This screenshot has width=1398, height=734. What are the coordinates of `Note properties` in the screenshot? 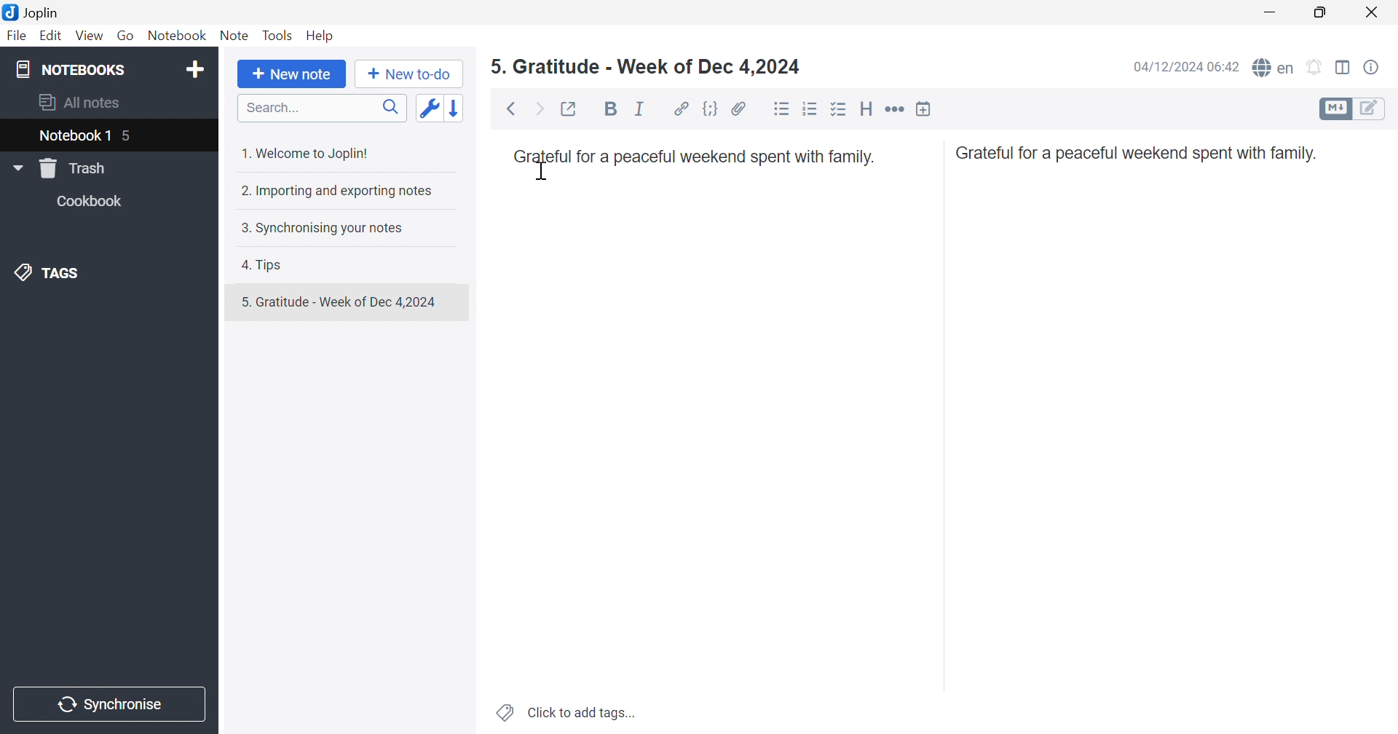 It's located at (1373, 68).